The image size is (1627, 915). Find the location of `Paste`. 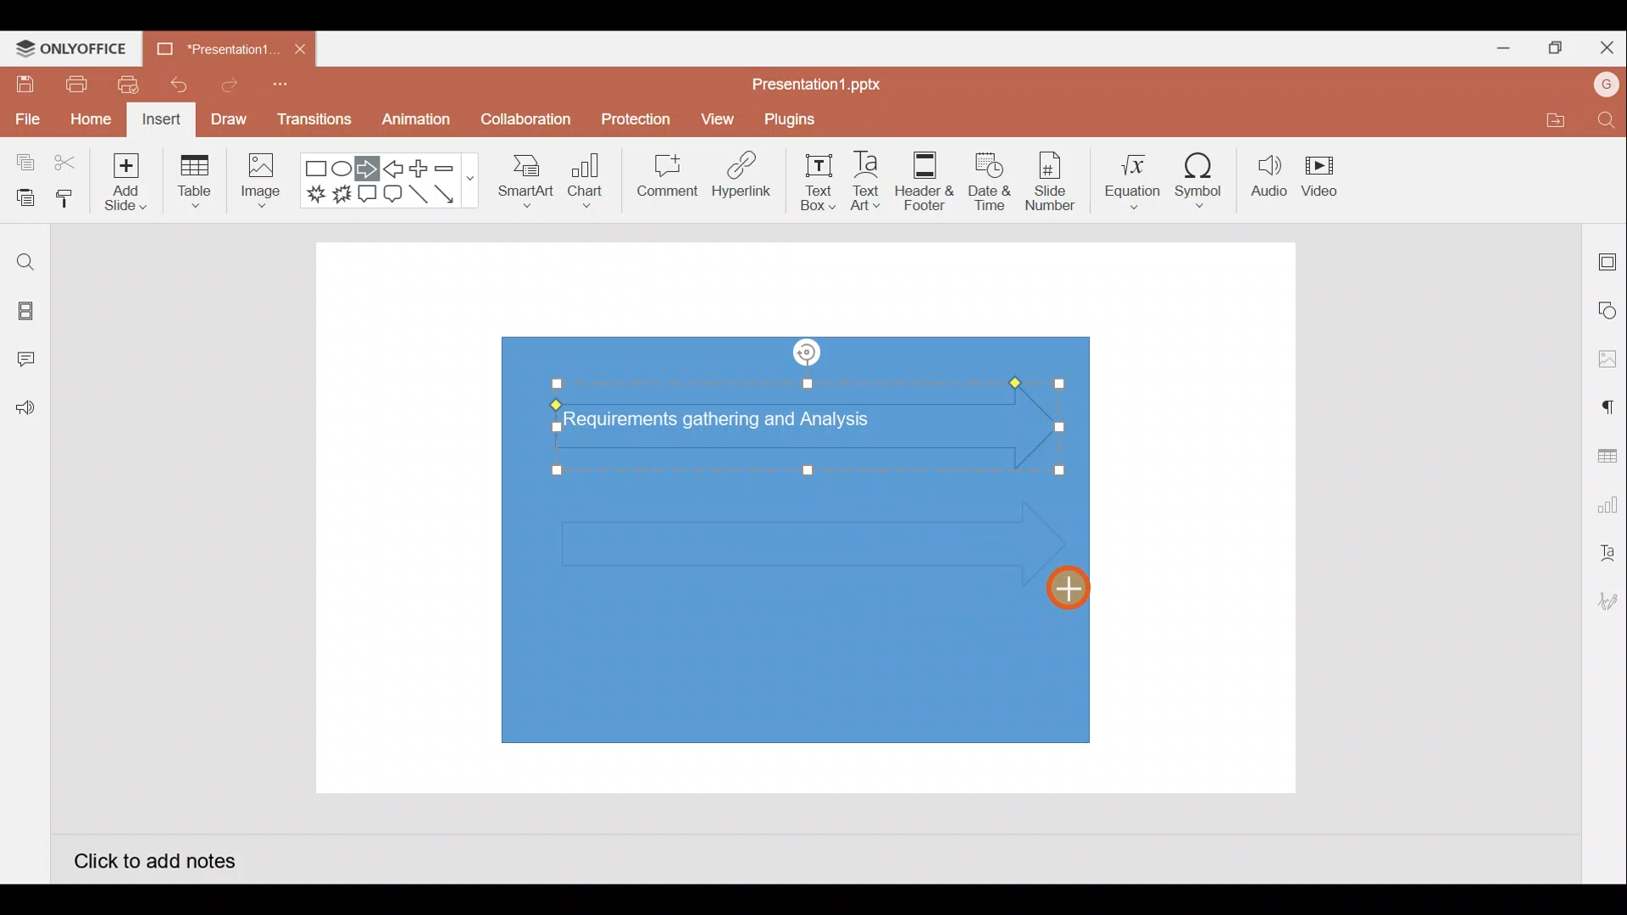

Paste is located at coordinates (21, 199).